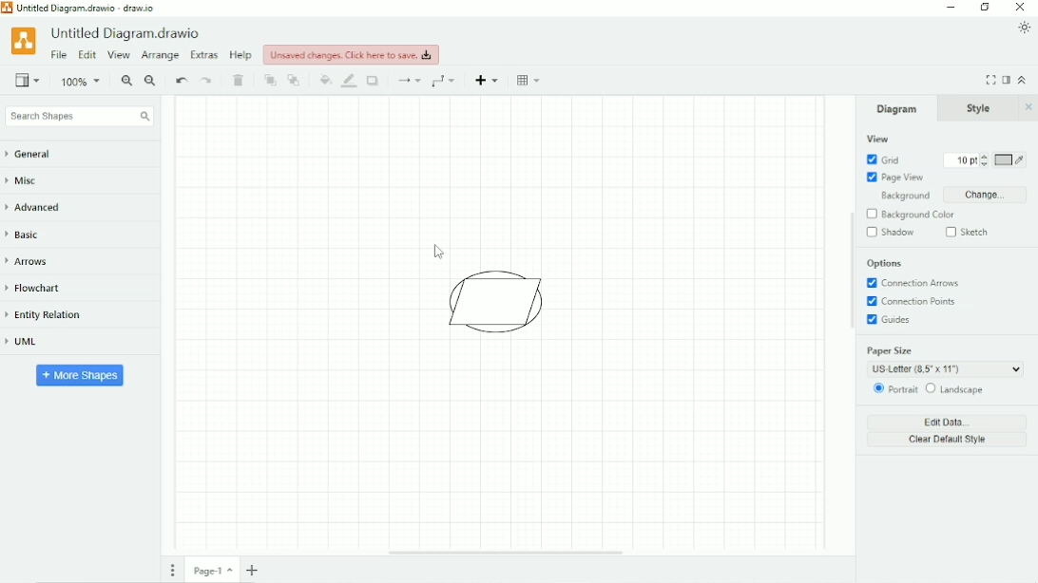 Image resolution: width=1038 pixels, height=583 pixels. Describe the element at coordinates (204, 54) in the screenshot. I see `Extras` at that location.